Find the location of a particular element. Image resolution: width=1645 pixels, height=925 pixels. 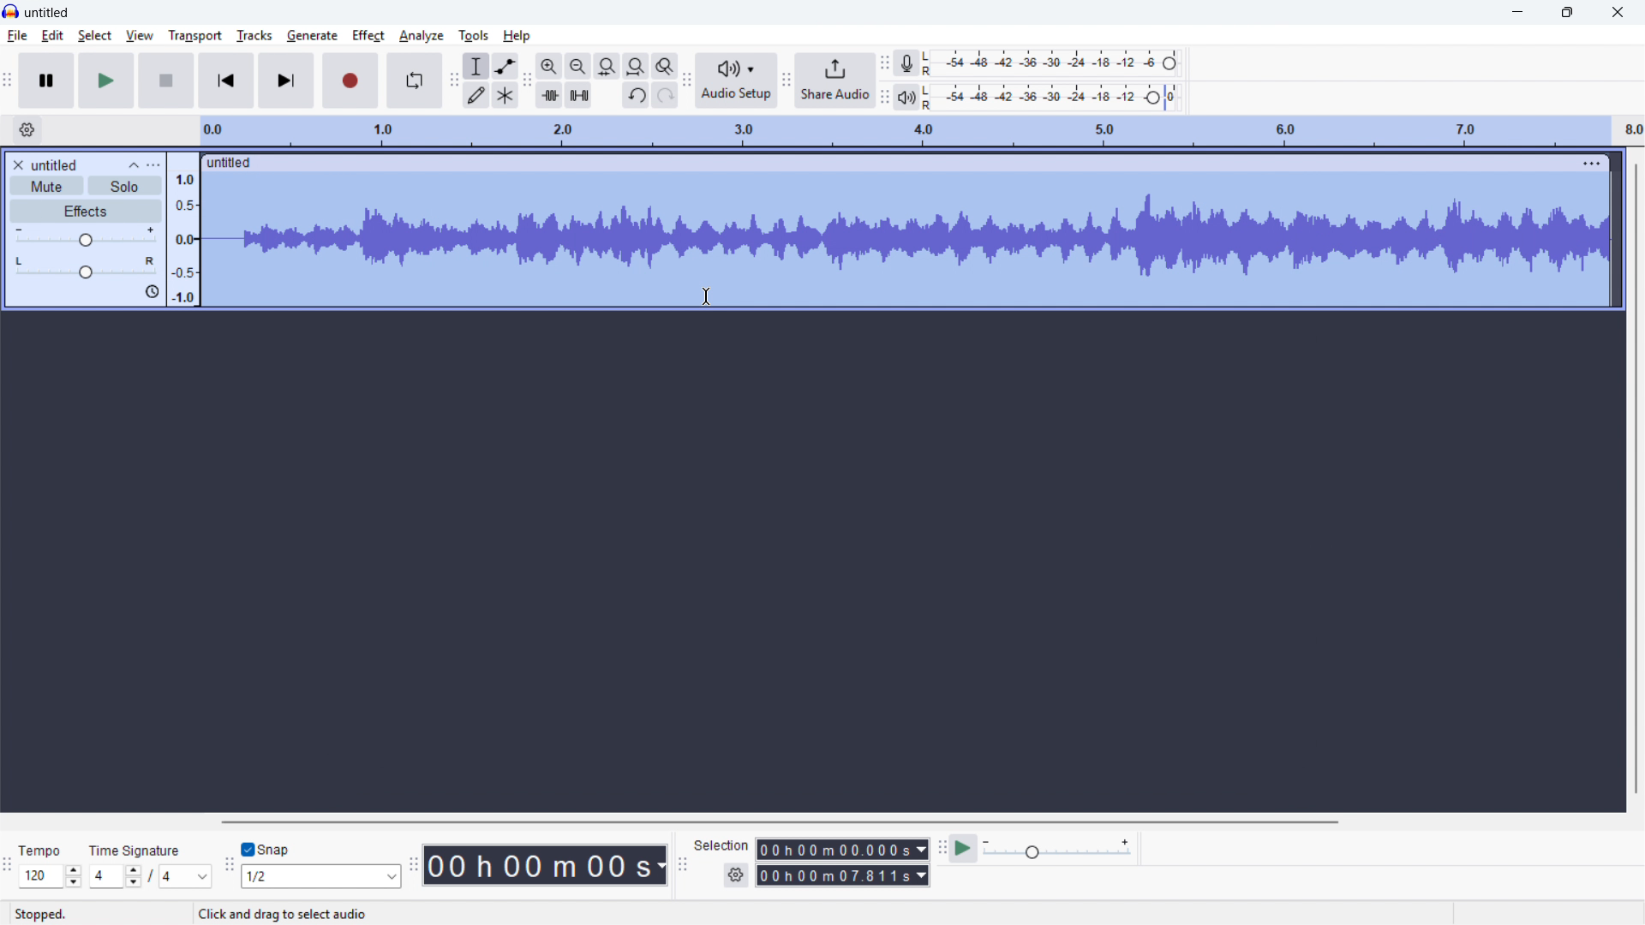

track control panel menu is located at coordinates (153, 165).